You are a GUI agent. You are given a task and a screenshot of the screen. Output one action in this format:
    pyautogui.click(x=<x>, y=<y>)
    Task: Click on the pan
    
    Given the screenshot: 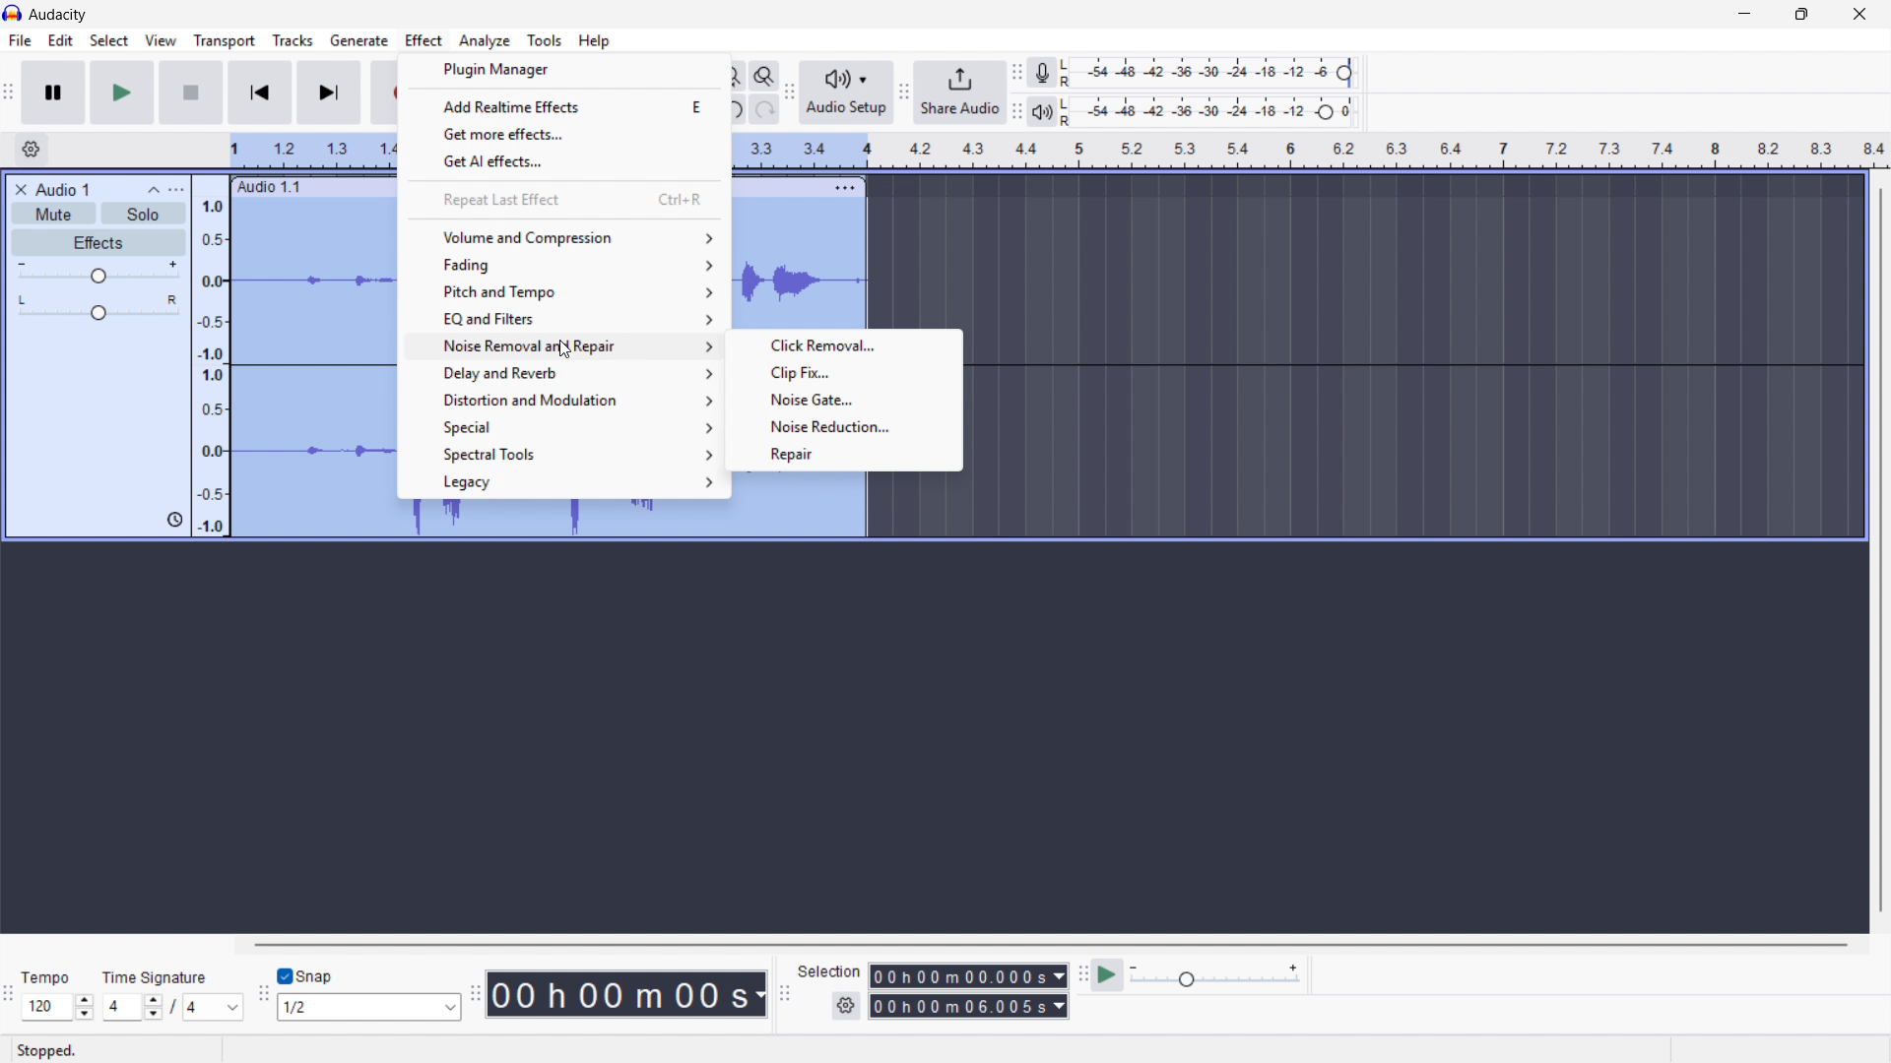 What is the action you would take?
    pyautogui.click(x=98, y=308)
    